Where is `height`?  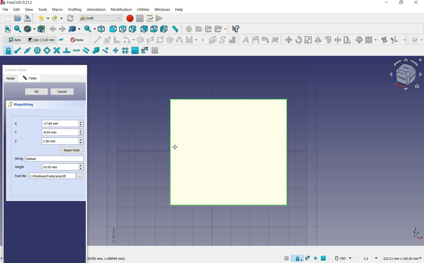
height is located at coordinates (50, 168).